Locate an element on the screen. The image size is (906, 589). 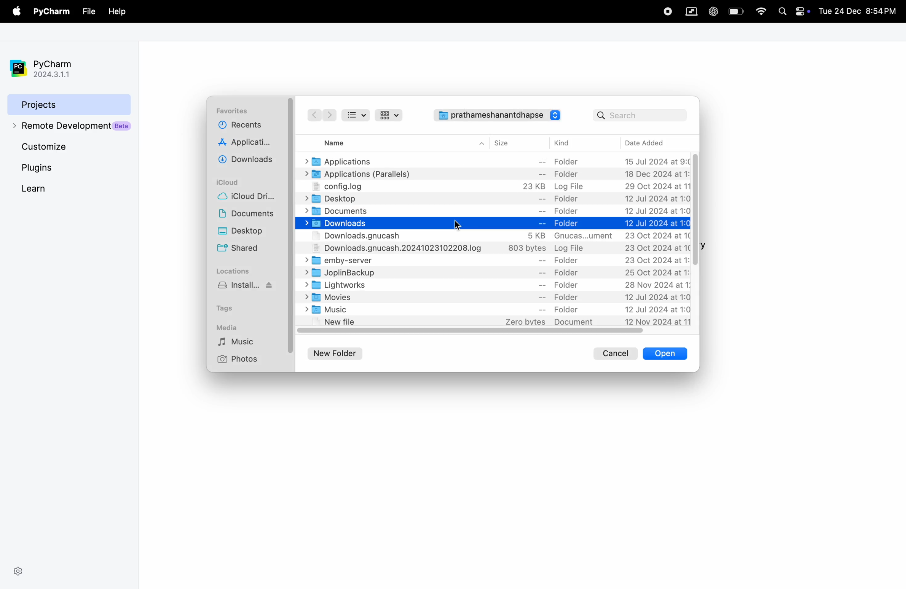
applications is located at coordinates (248, 143).